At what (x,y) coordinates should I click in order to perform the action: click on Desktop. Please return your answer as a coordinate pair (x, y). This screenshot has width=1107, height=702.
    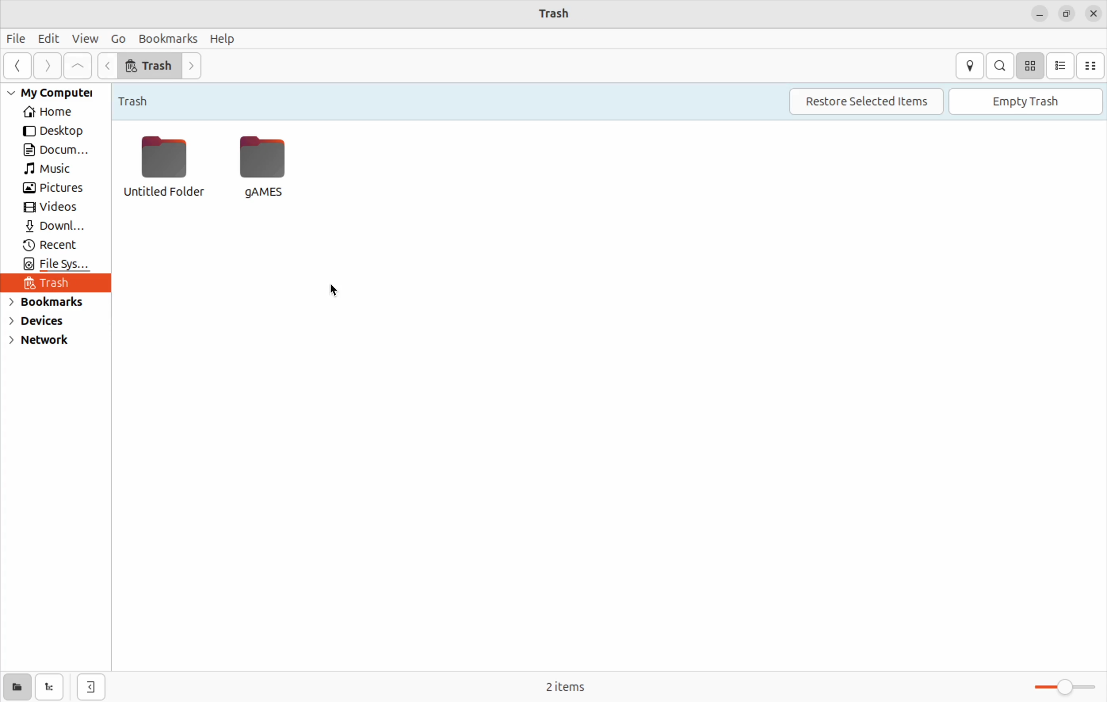
    Looking at the image, I should click on (50, 131).